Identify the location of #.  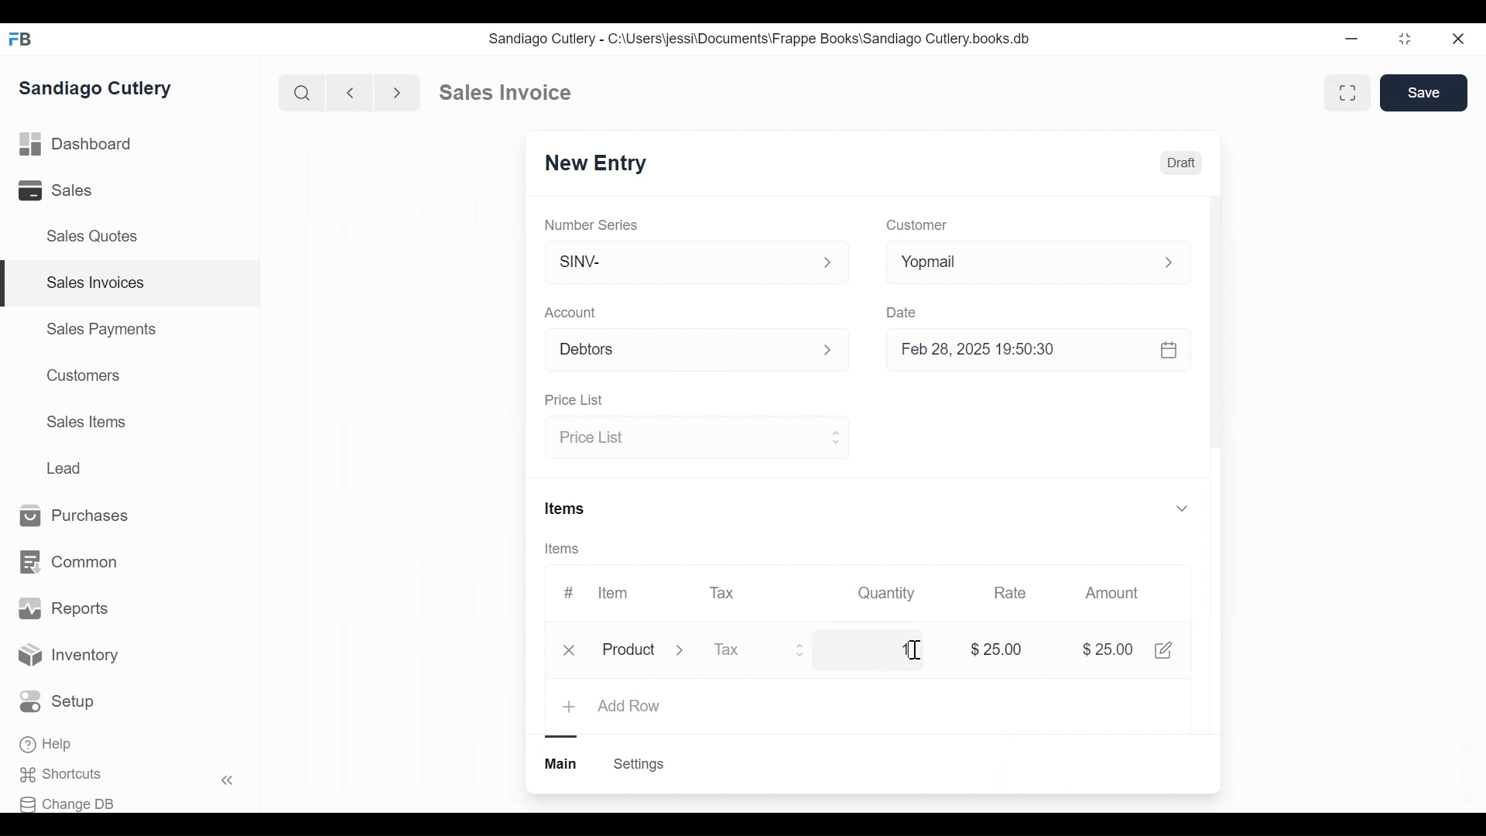
(569, 591).